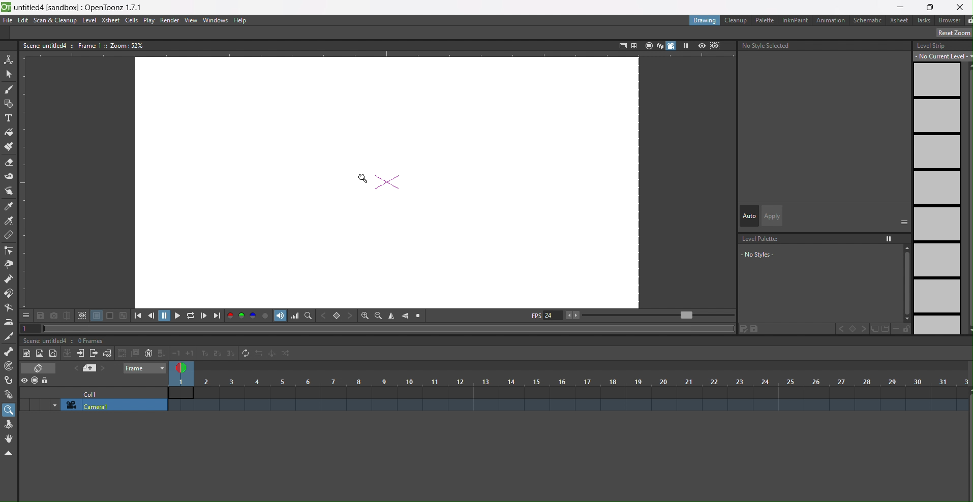 Image resolution: width=973 pixels, height=502 pixels. Describe the element at coordinates (795, 20) in the screenshot. I see `inknpaint` at that location.